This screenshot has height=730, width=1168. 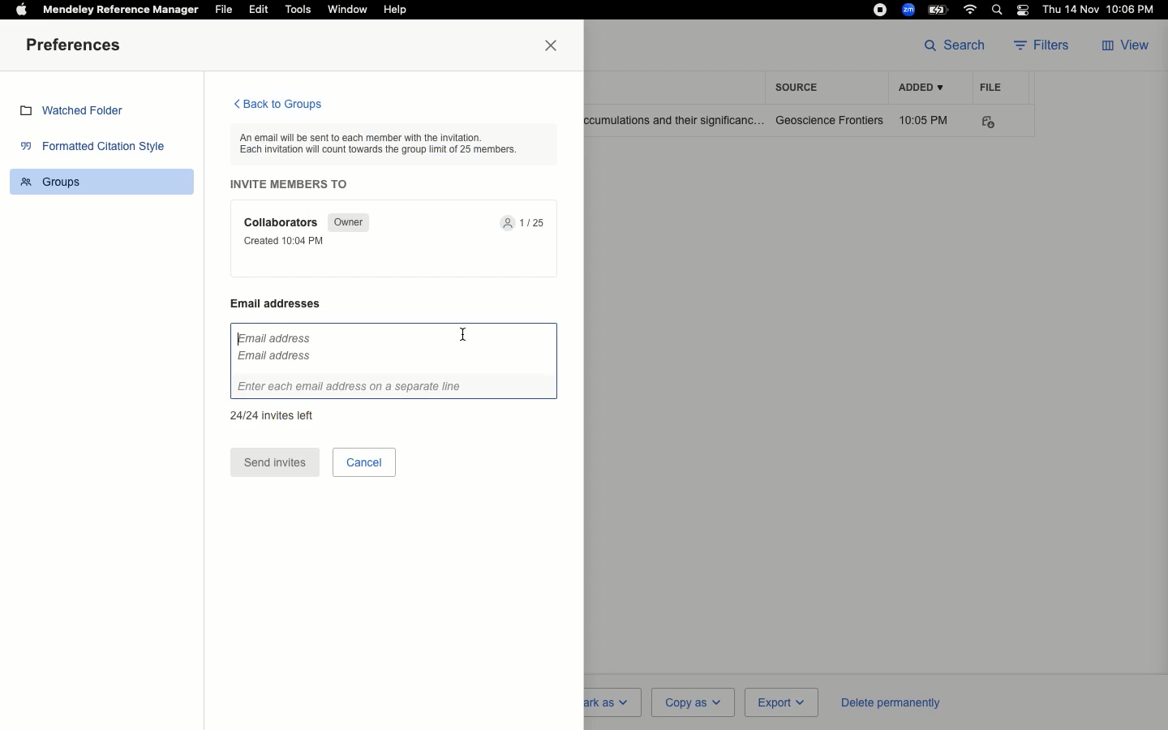 What do you see at coordinates (972, 10) in the screenshot?
I see `Internet` at bounding box center [972, 10].